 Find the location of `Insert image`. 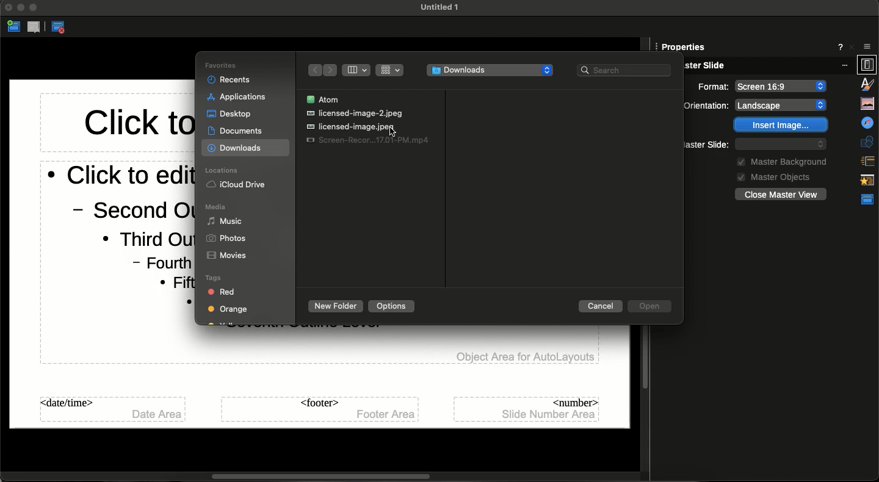

Insert image is located at coordinates (781, 125).